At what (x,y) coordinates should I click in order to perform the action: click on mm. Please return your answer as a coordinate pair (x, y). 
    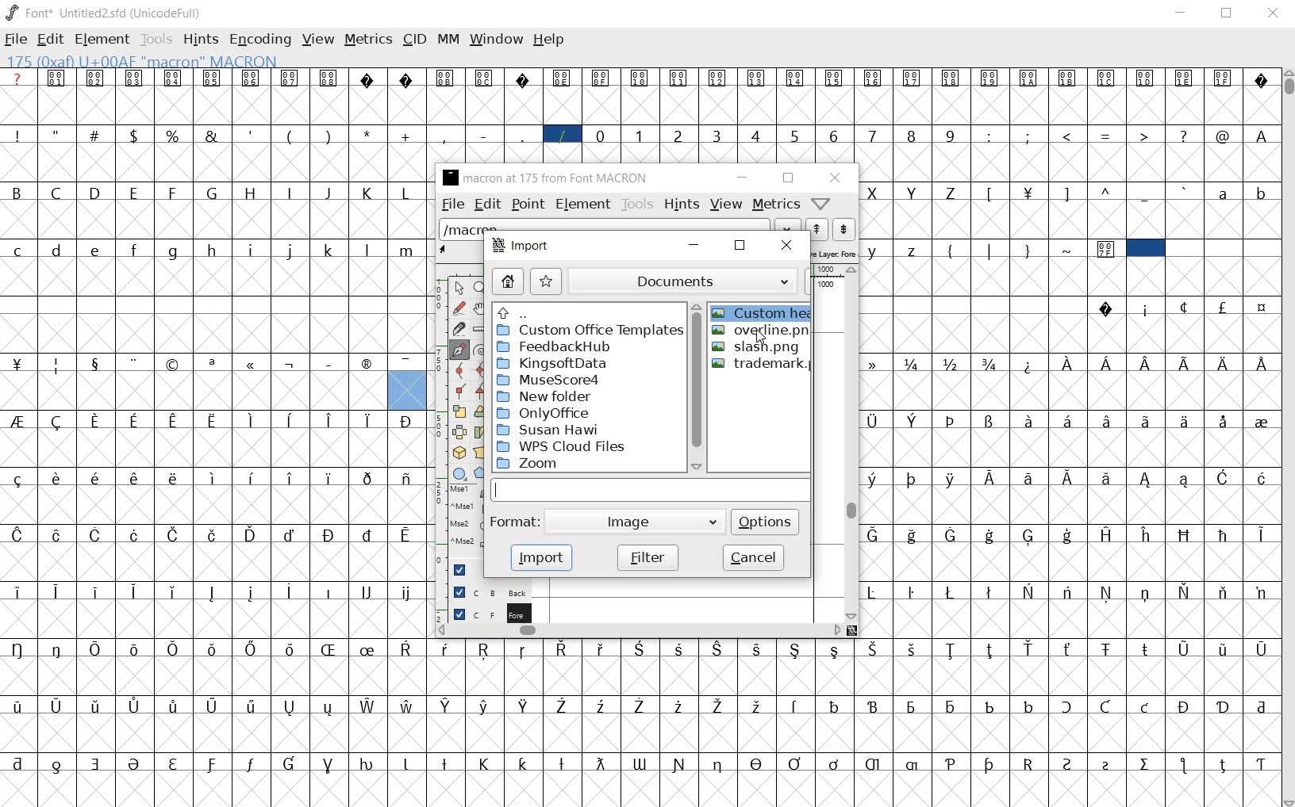
    Looking at the image, I should click on (448, 40).